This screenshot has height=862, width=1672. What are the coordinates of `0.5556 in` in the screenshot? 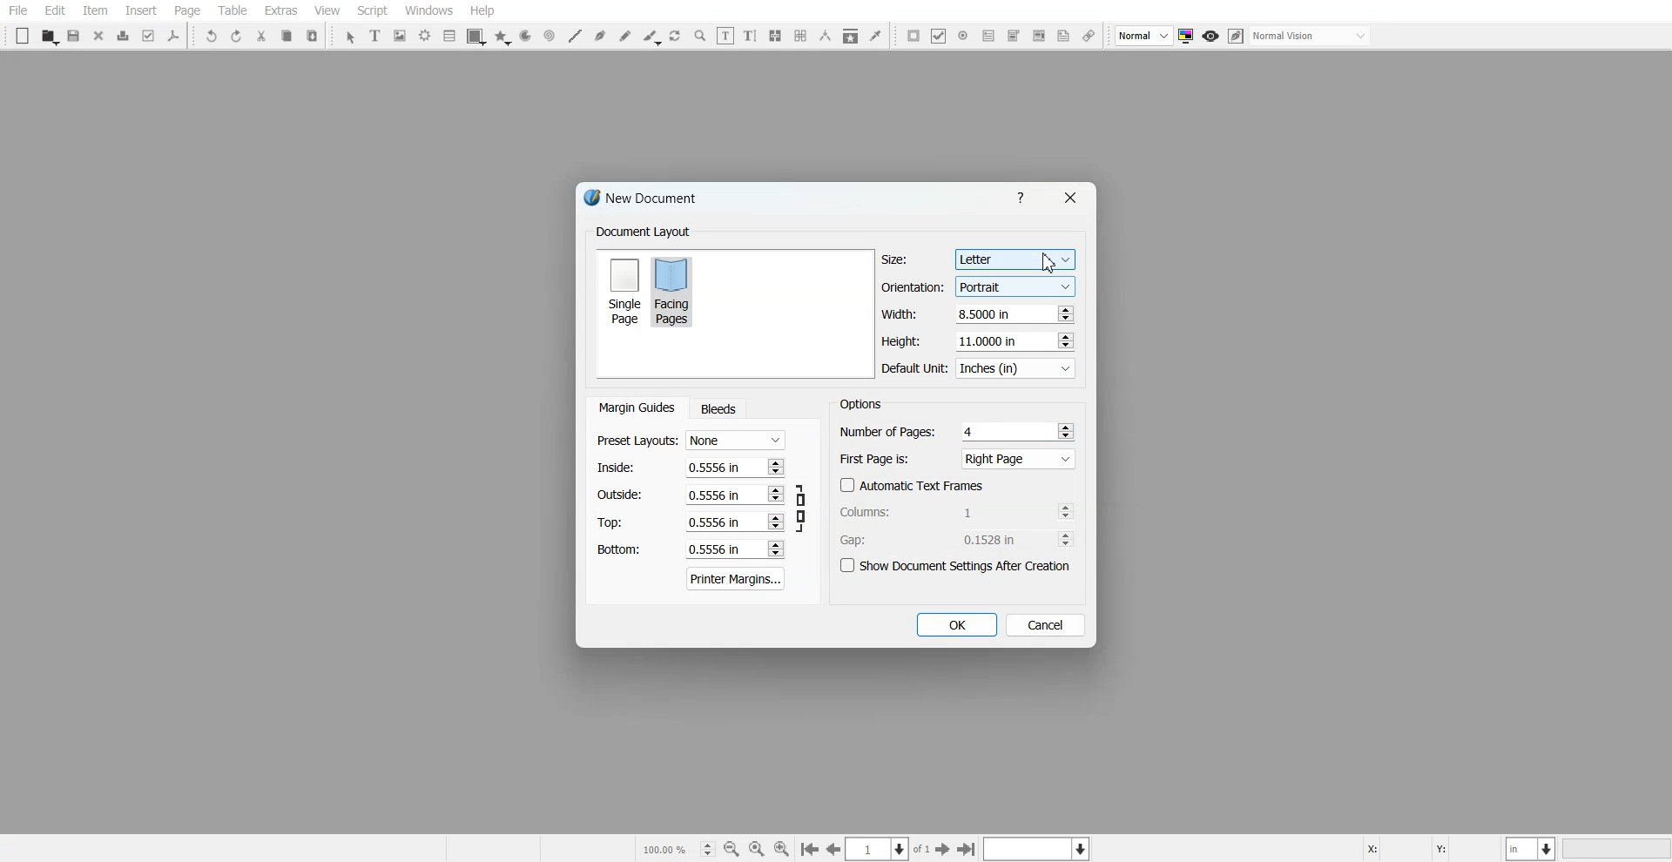 It's located at (715, 550).